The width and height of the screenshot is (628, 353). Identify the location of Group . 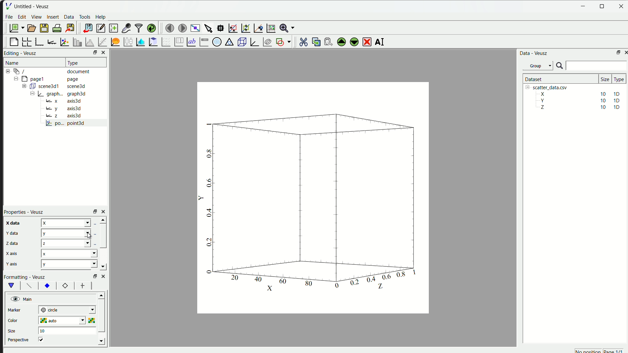
(538, 66).